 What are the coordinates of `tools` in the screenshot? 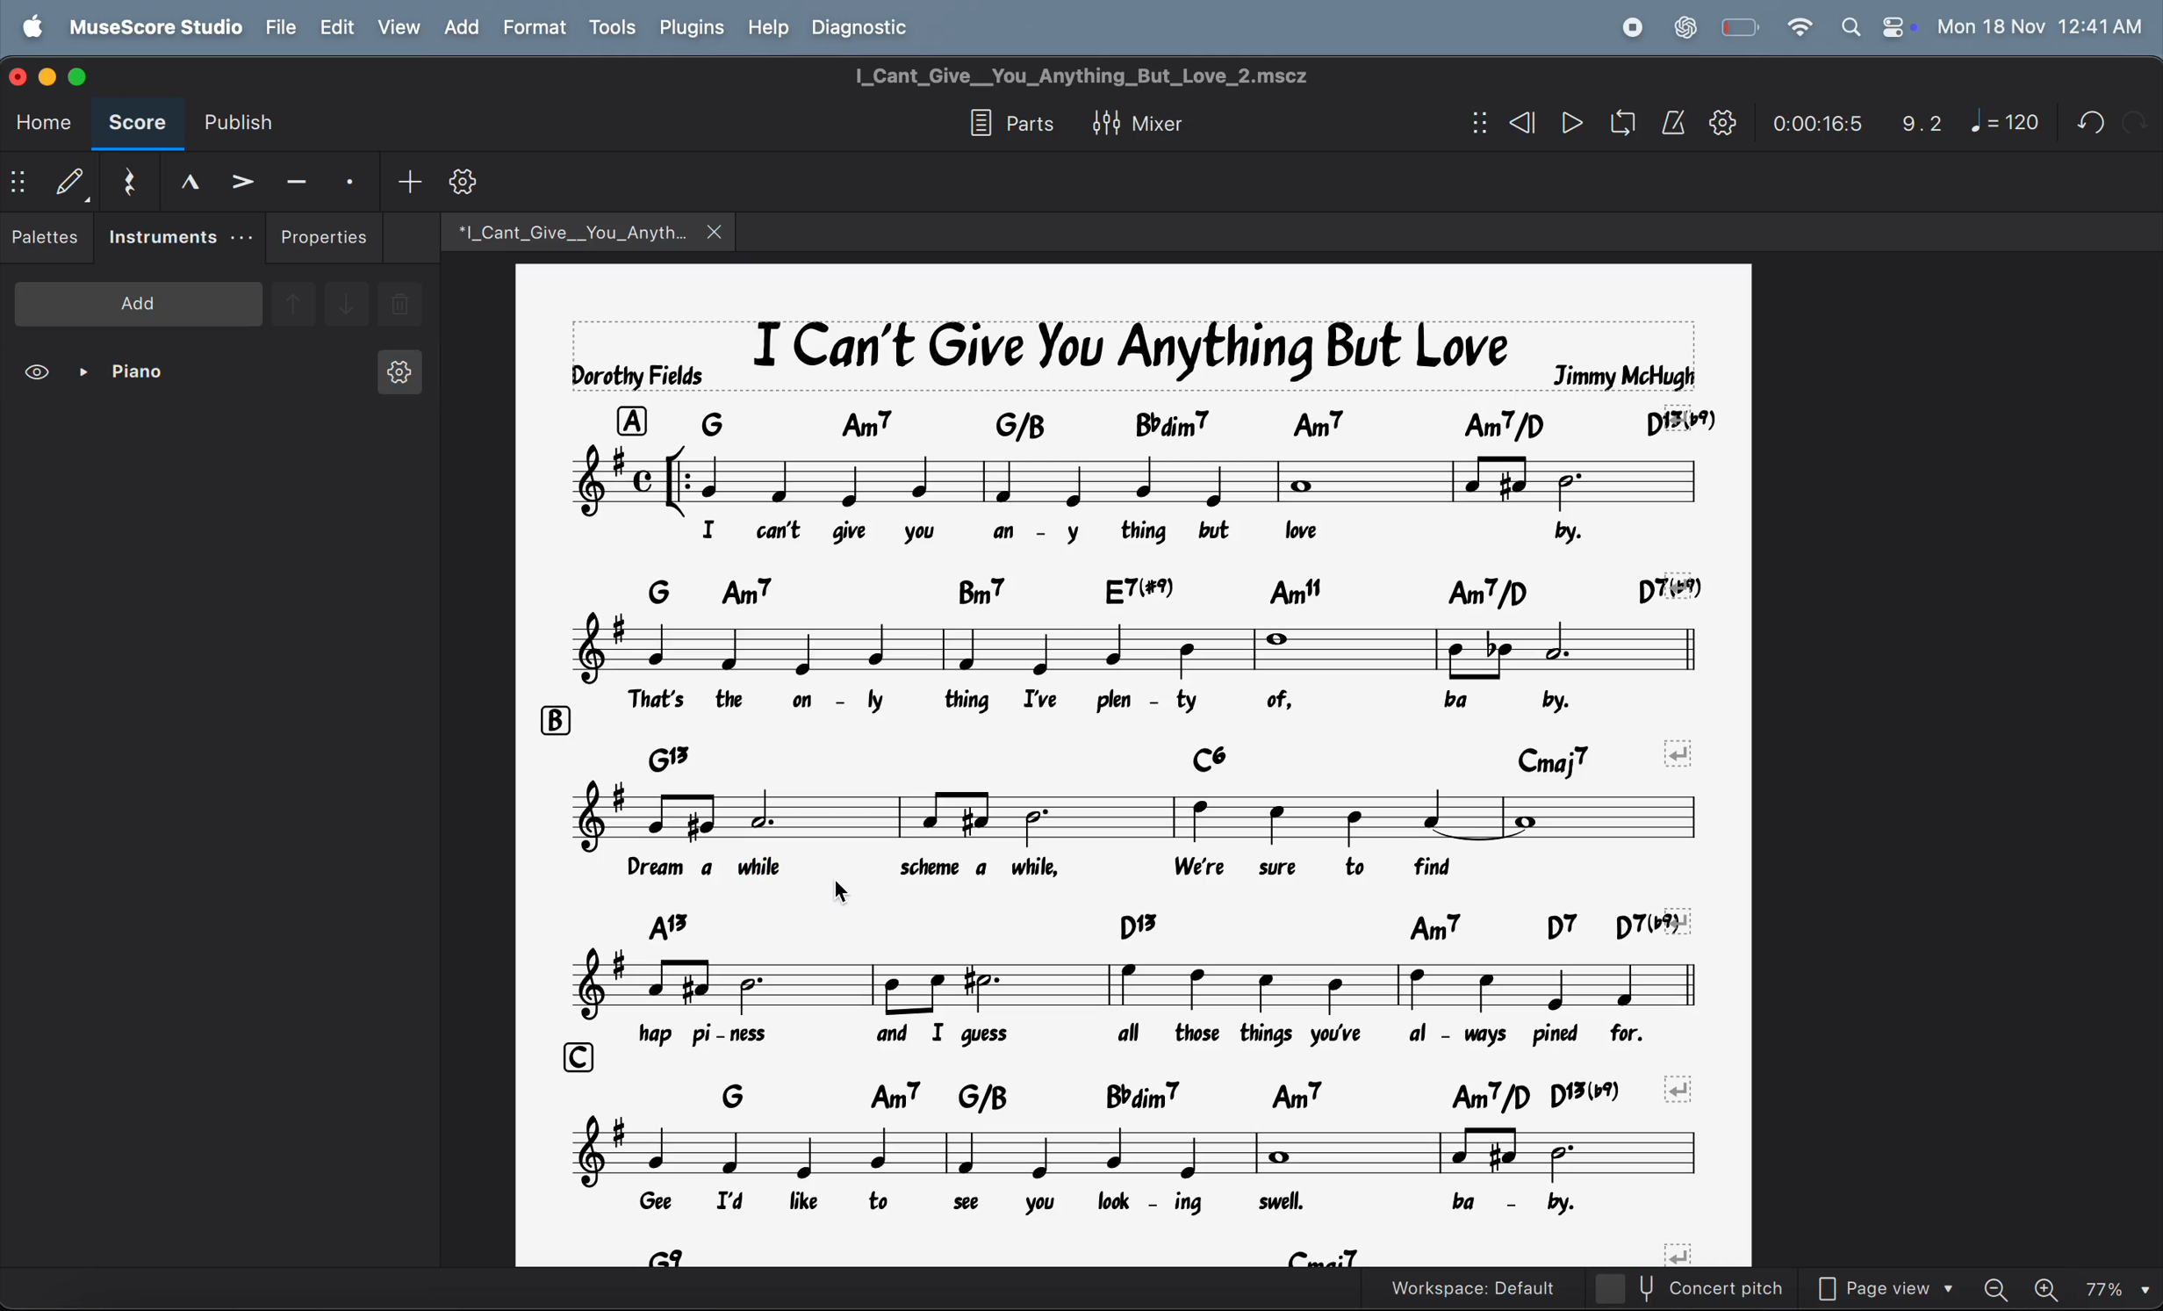 It's located at (614, 27).